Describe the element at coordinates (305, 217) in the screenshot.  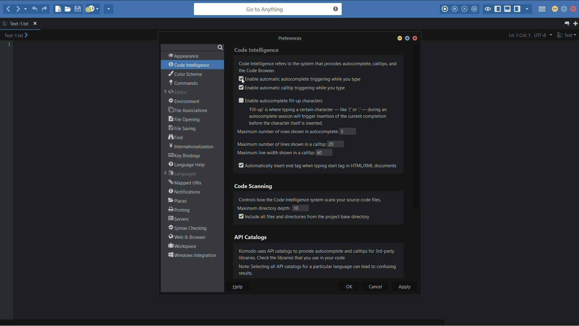
I see `Include all files and directories from the project base directory` at that location.